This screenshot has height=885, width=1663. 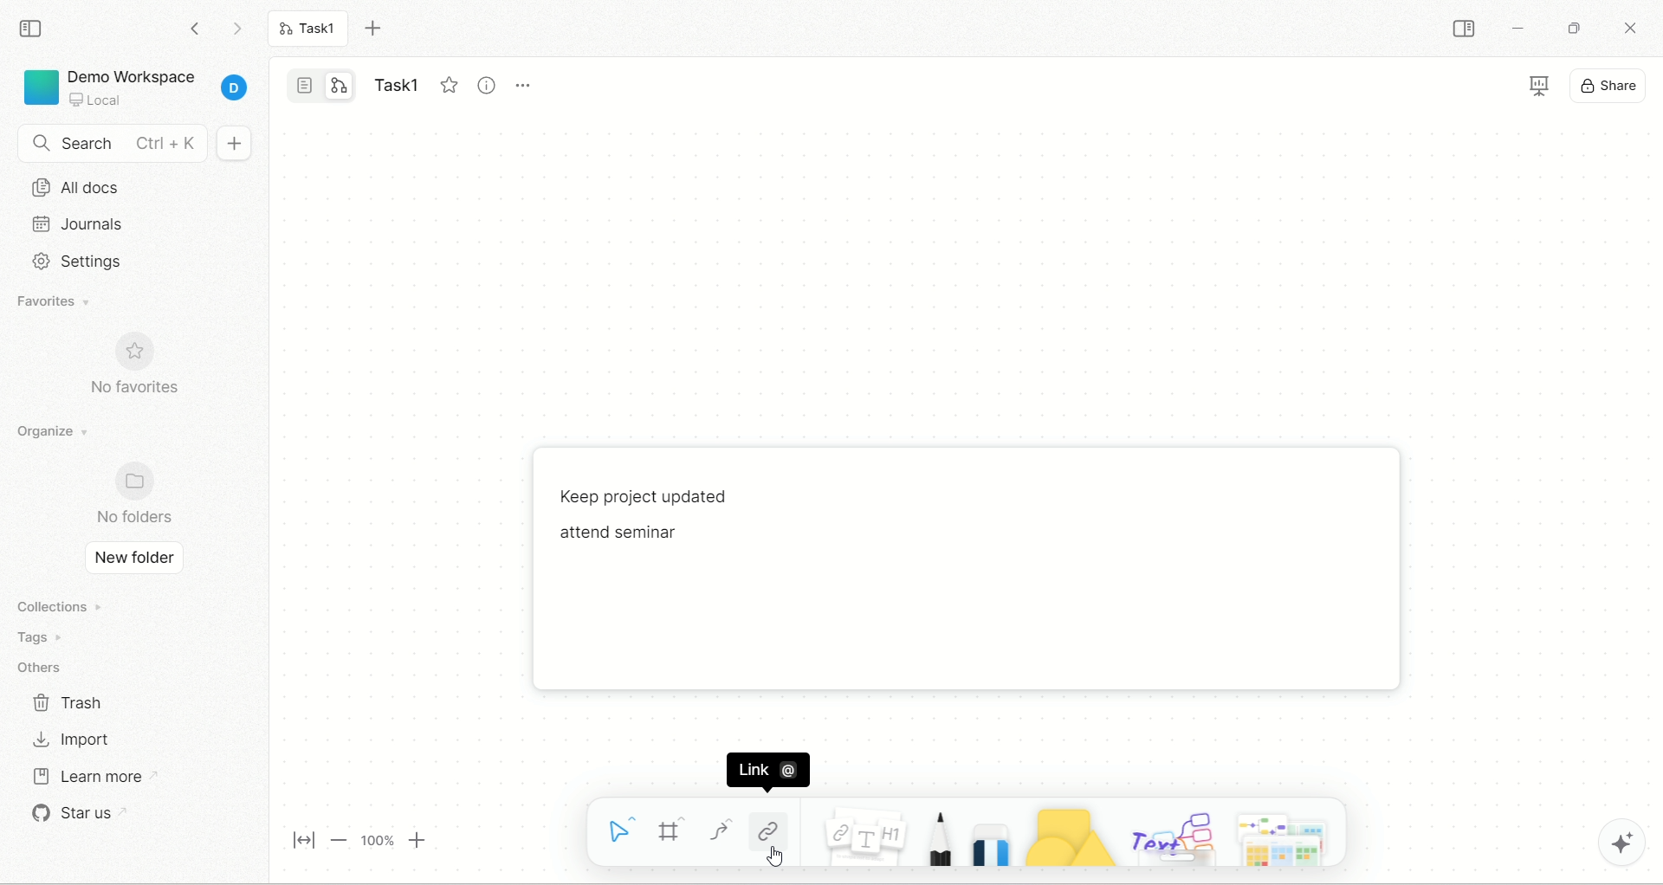 What do you see at coordinates (193, 27) in the screenshot?
I see `go backward` at bounding box center [193, 27].